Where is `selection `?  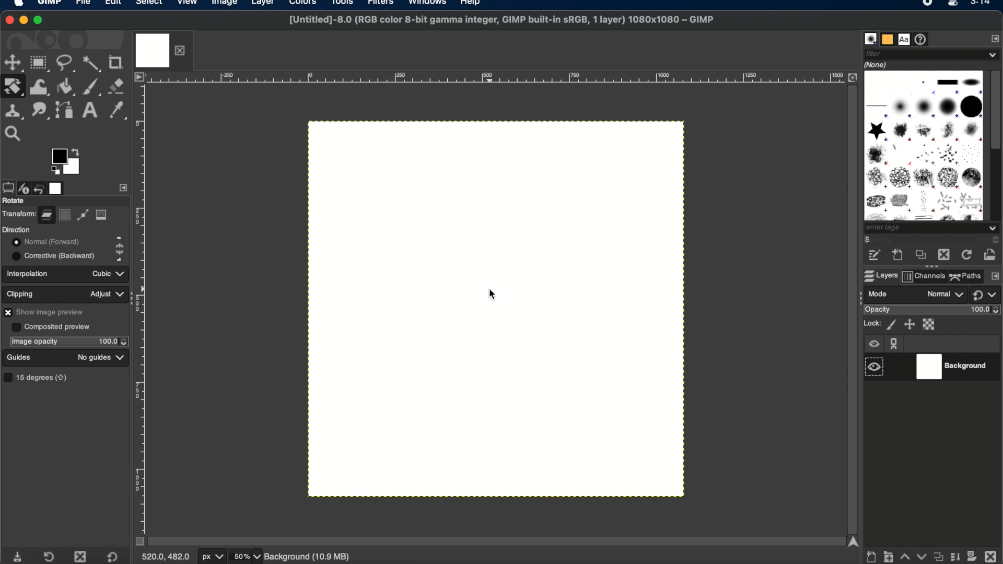 selection  is located at coordinates (65, 215).